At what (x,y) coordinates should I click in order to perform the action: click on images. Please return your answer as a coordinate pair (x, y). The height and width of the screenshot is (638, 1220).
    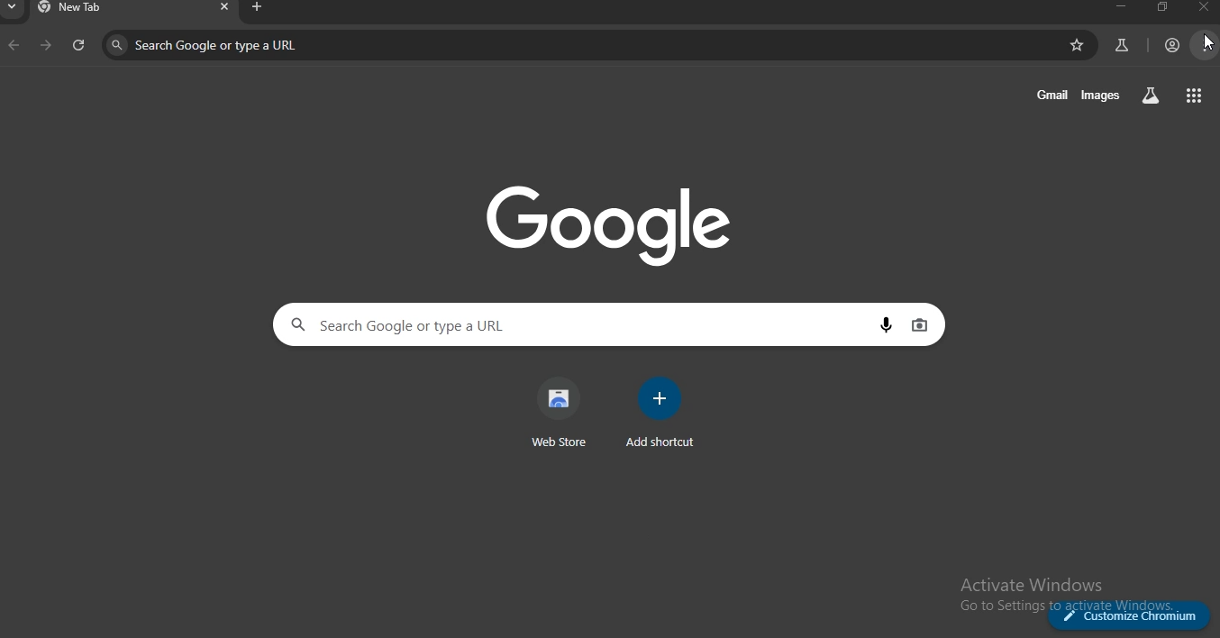
    Looking at the image, I should click on (1099, 96).